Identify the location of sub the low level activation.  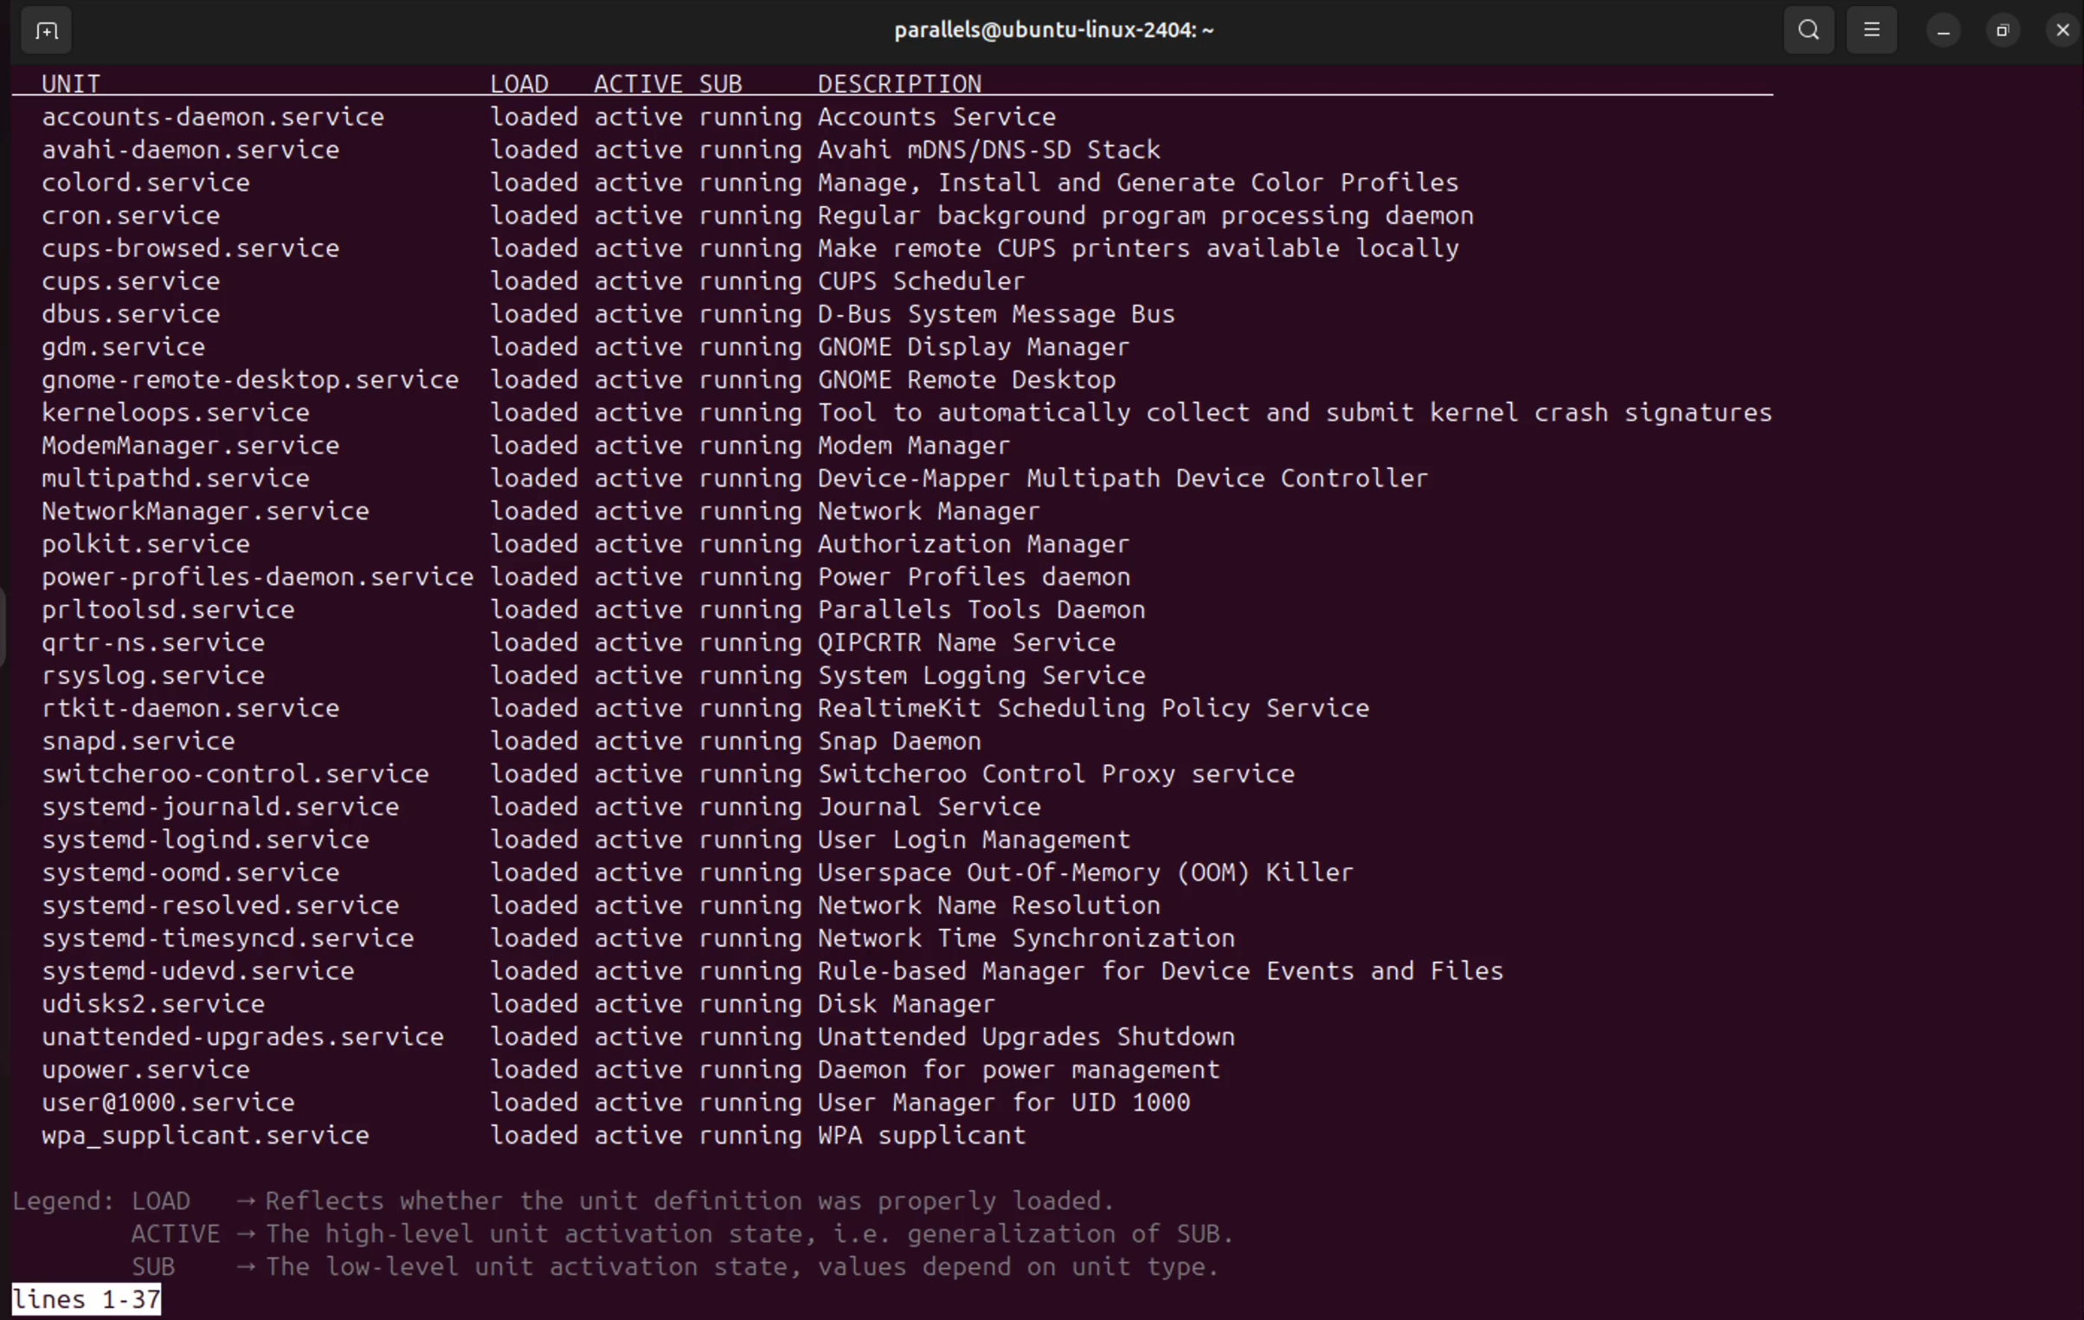
(683, 1268).